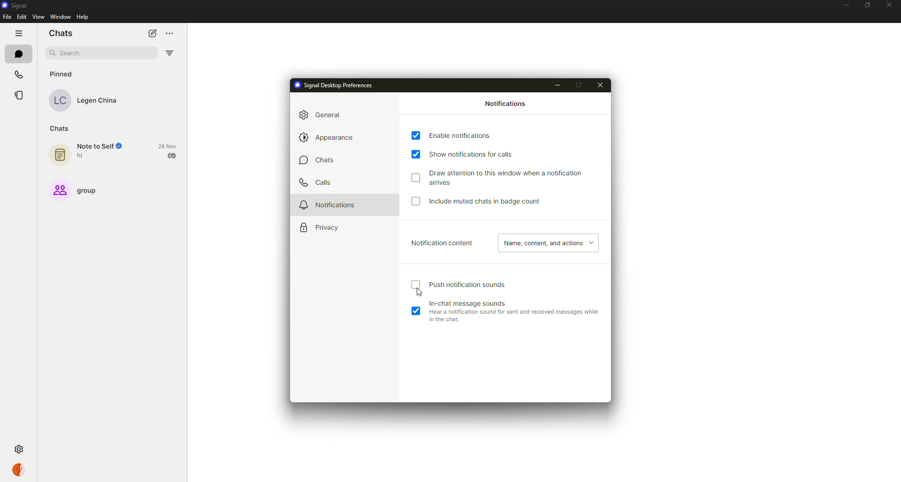 The image size is (901, 482). Describe the element at coordinates (77, 190) in the screenshot. I see `group` at that location.